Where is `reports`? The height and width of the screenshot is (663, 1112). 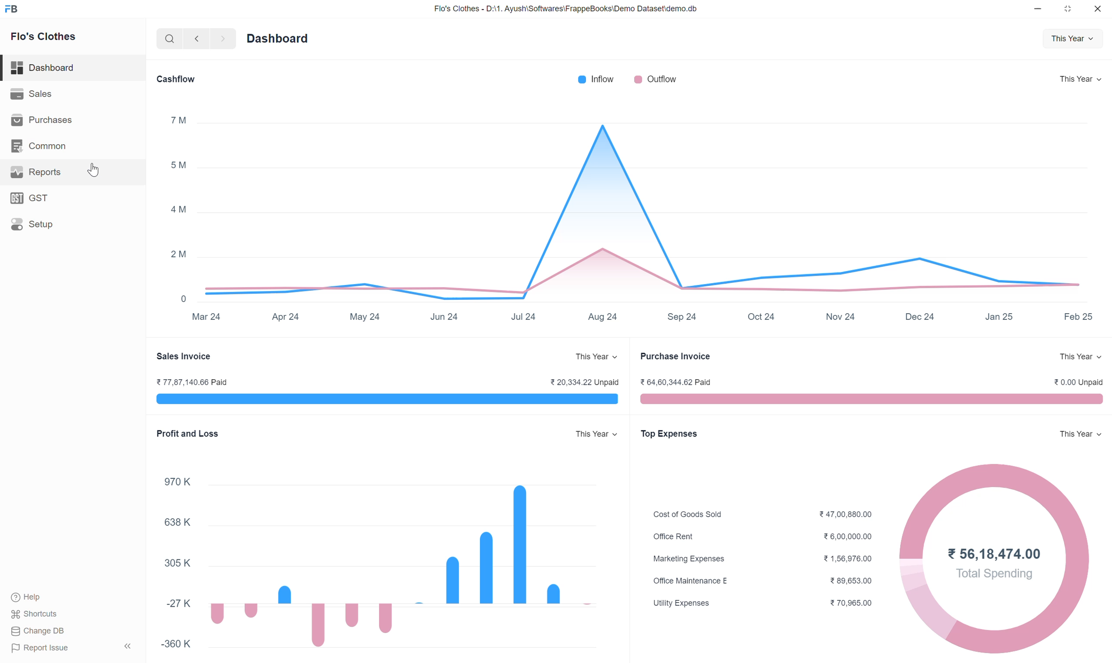
reports is located at coordinates (75, 172).